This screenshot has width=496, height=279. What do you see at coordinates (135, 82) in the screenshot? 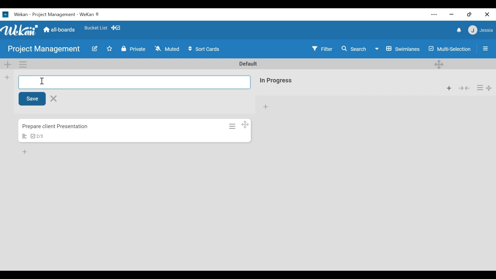
I see `list name field` at bounding box center [135, 82].